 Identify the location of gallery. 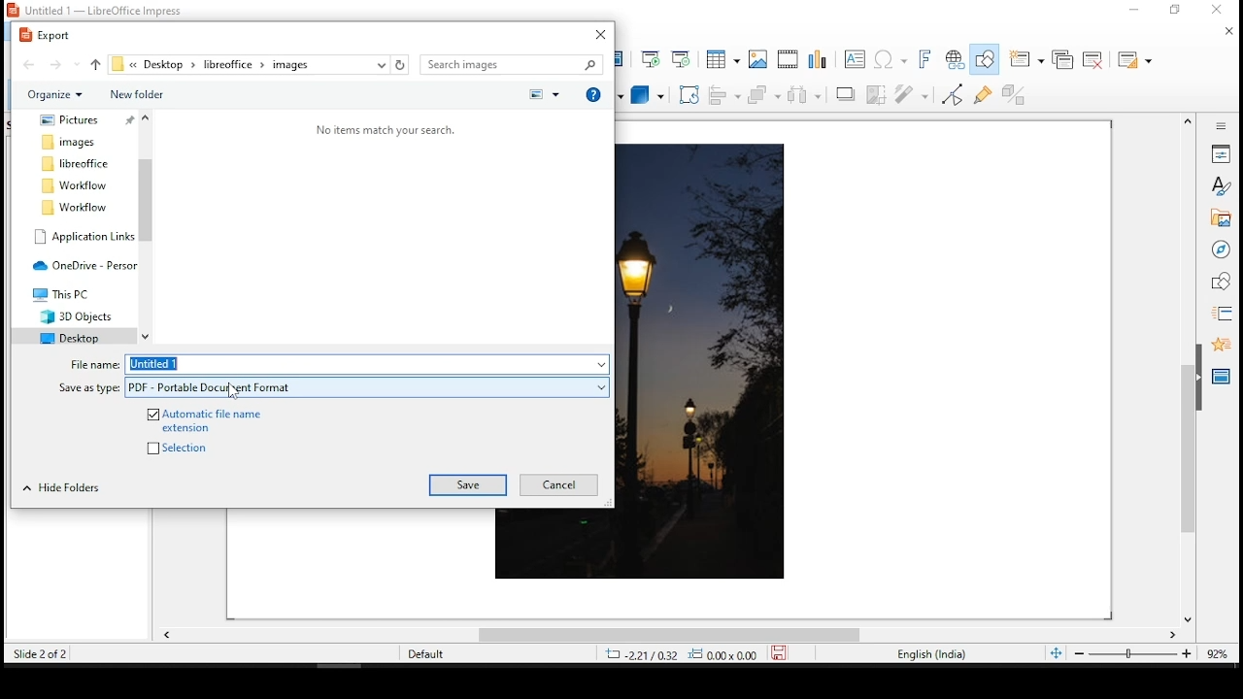
(1221, 218).